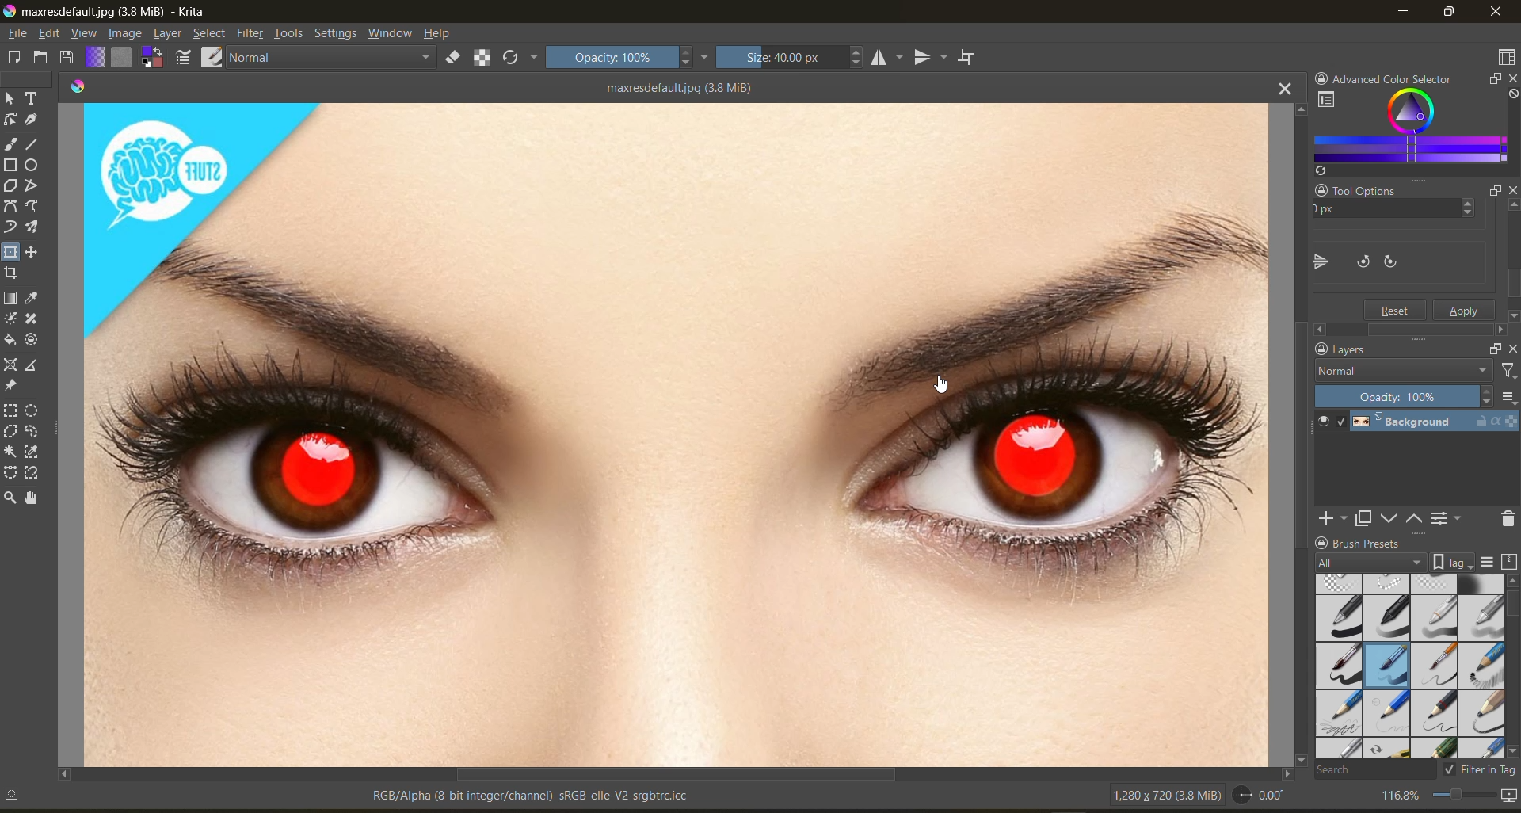  What do you see at coordinates (10, 431) in the screenshot?
I see `tool` at bounding box center [10, 431].